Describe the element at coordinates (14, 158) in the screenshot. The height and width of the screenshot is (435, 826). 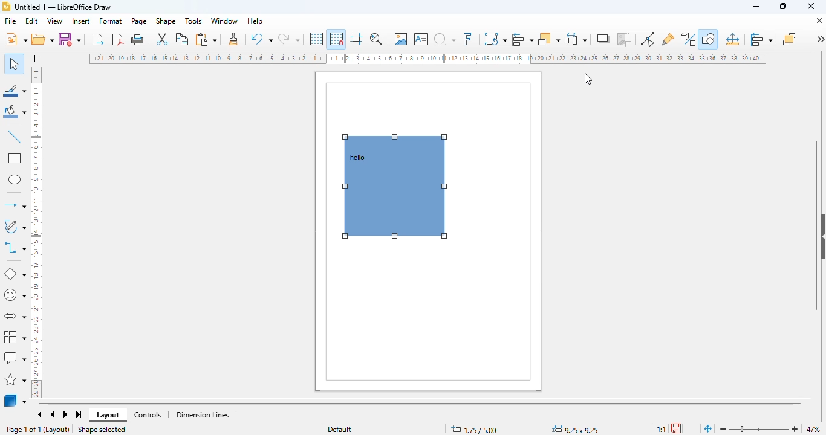
I see `rectangle` at that location.